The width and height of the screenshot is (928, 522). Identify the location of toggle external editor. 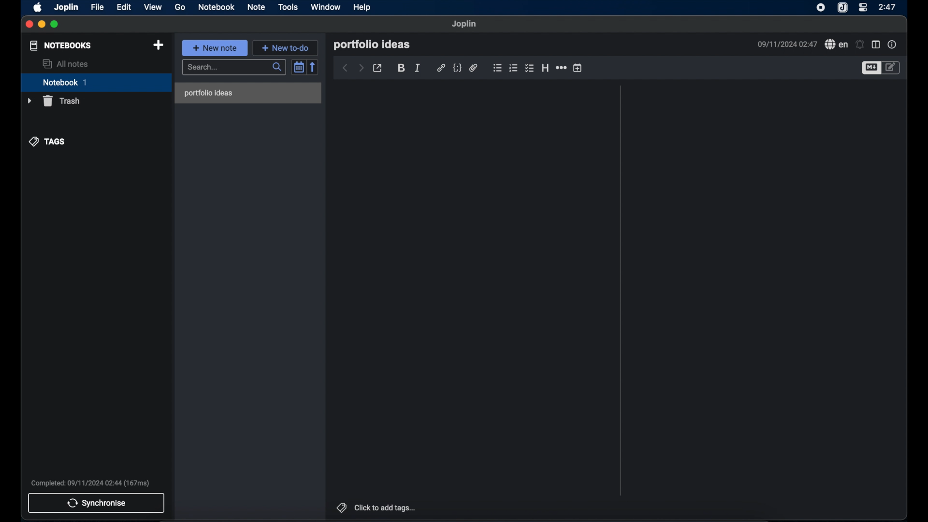
(377, 69).